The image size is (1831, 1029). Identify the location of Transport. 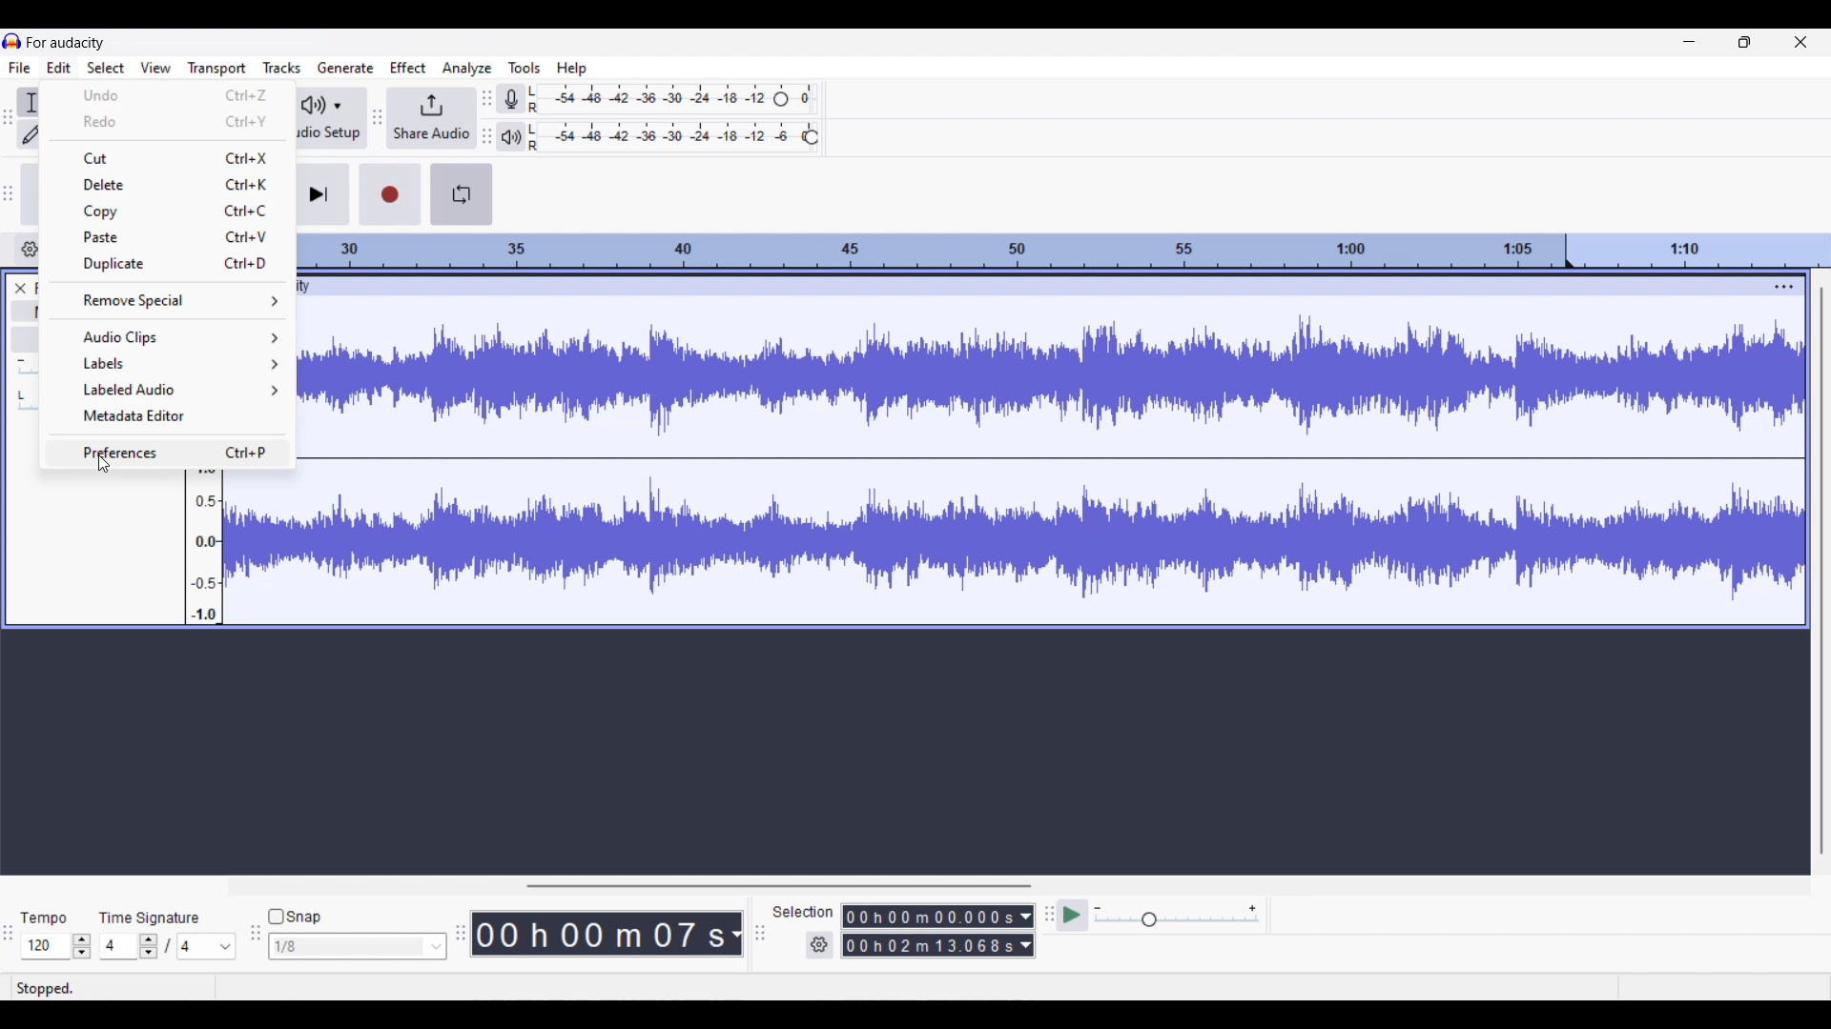
(217, 68).